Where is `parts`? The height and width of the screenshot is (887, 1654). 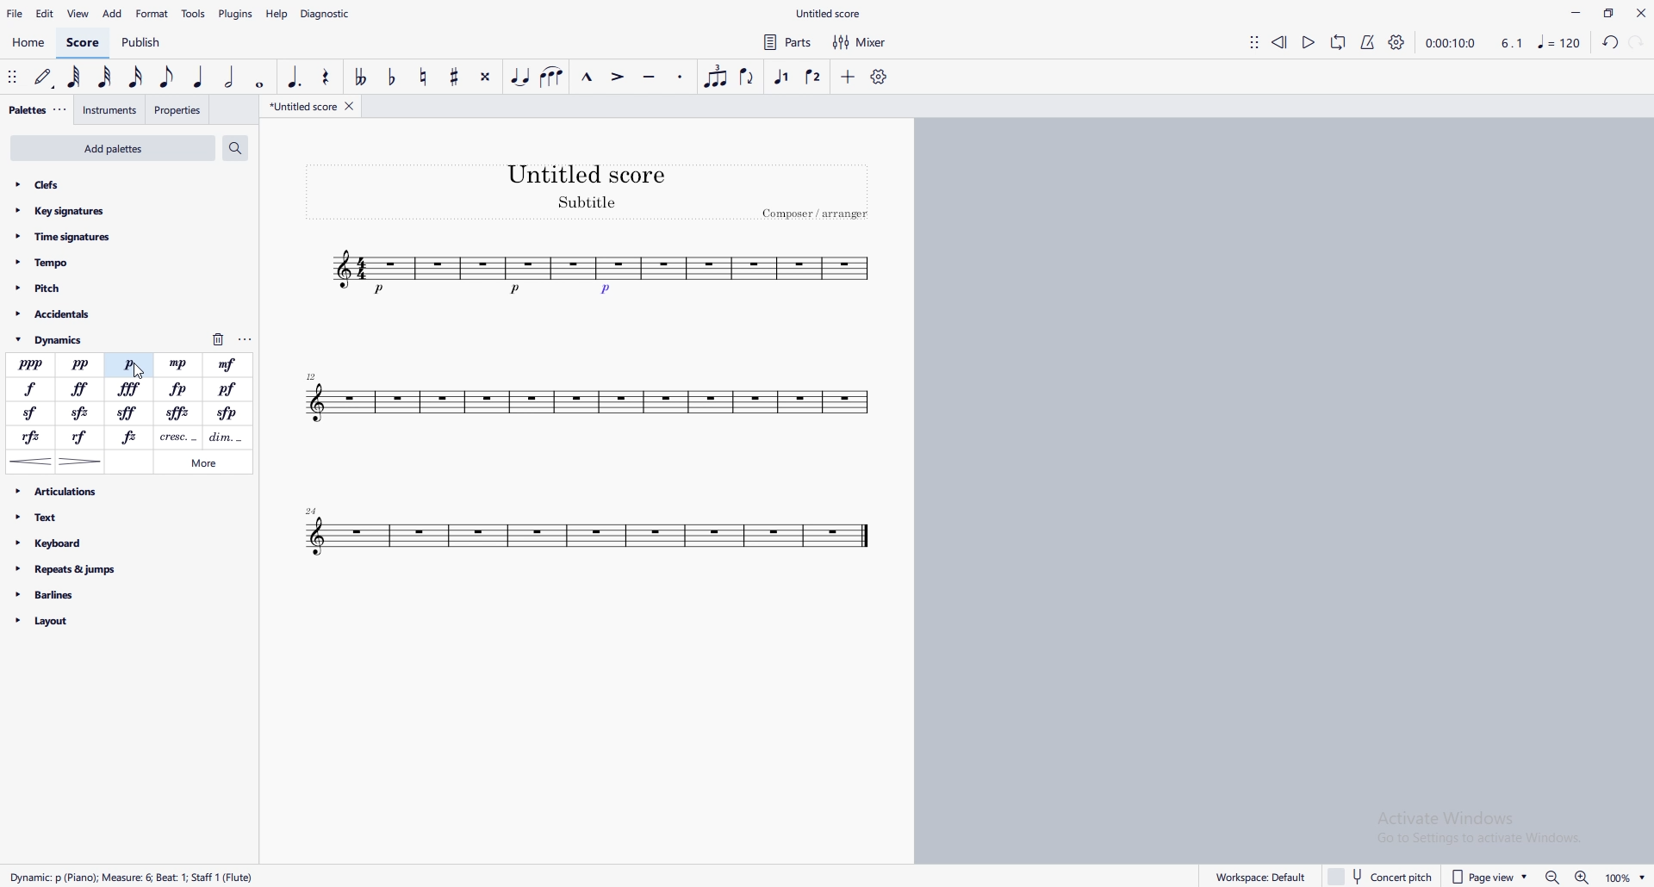
parts is located at coordinates (790, 42).